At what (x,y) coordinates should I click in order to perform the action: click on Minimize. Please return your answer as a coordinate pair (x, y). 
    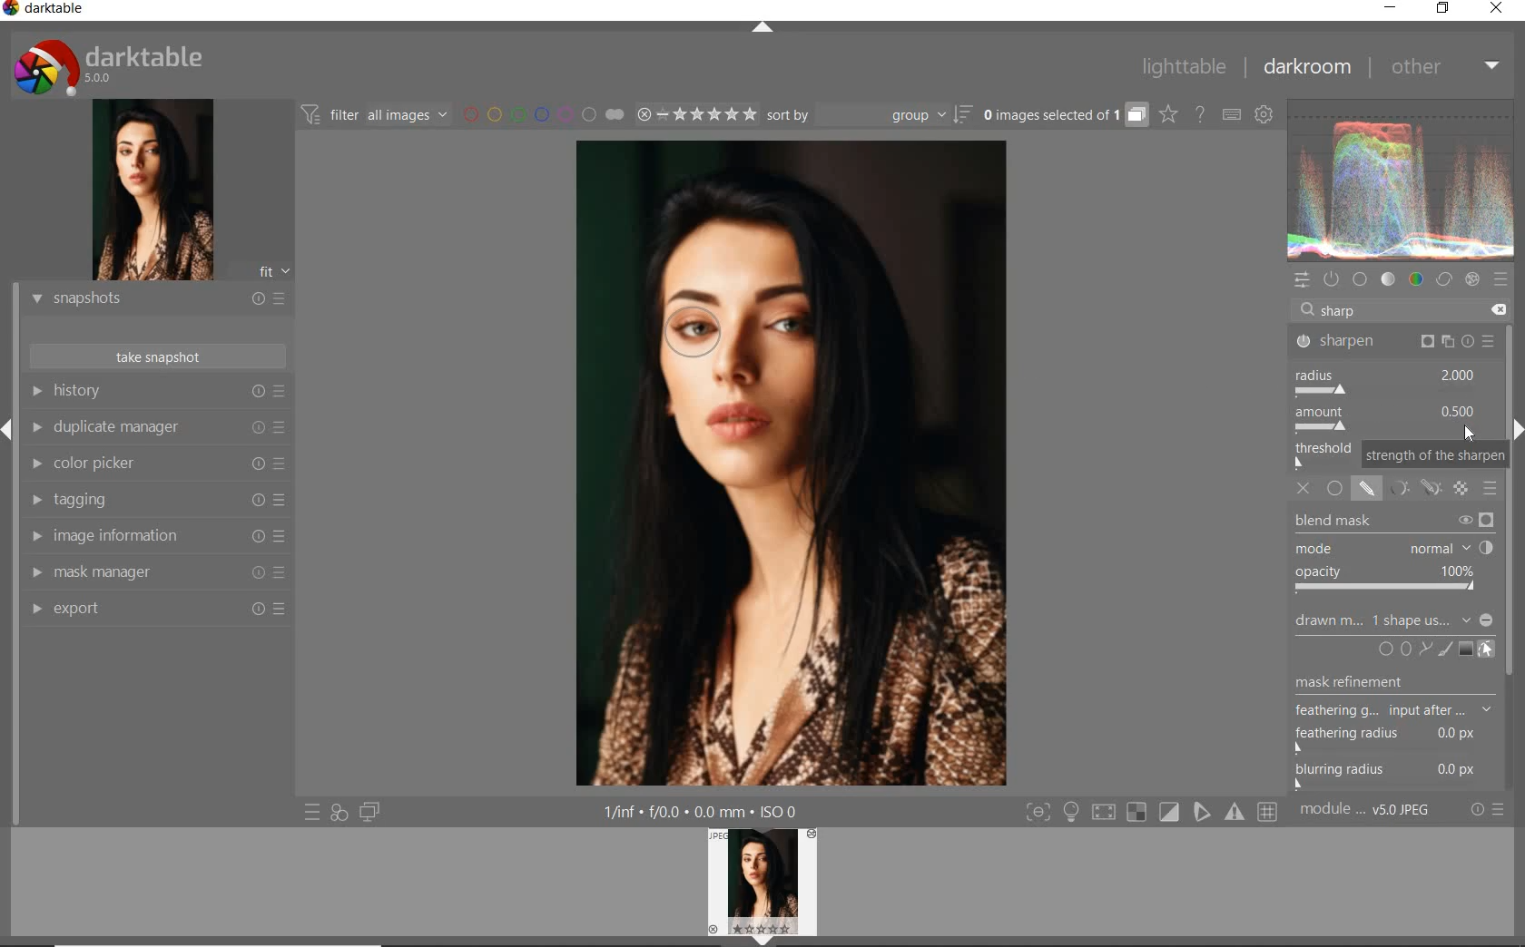
    Looking at the image, I should click on (1488, 620).